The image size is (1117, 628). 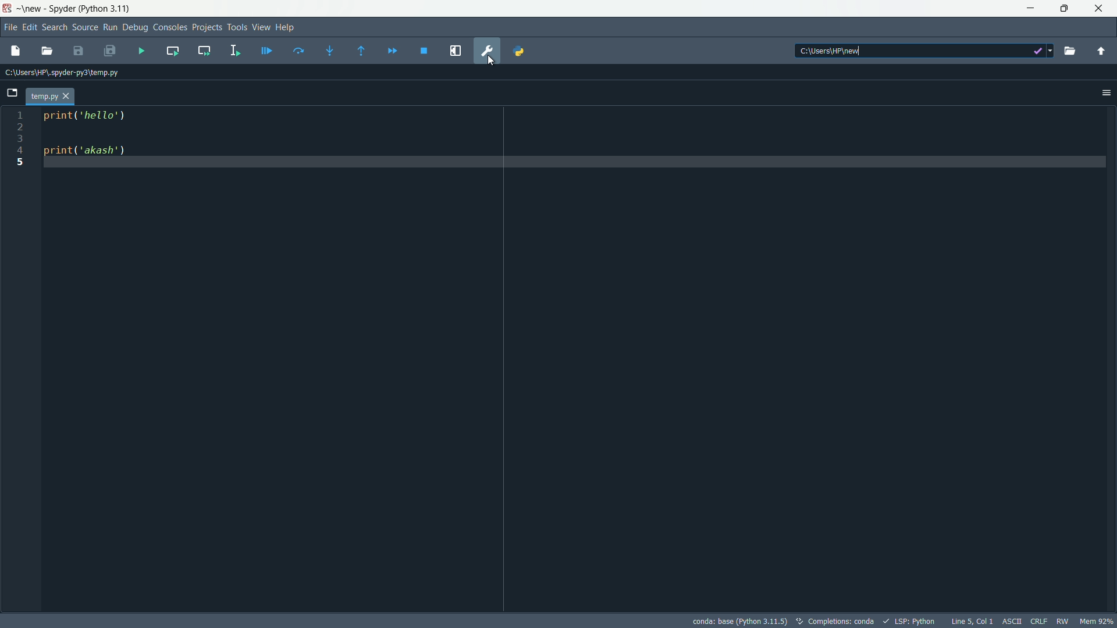 I want to click on dropdown options icon, so click(x=1037, y=50).